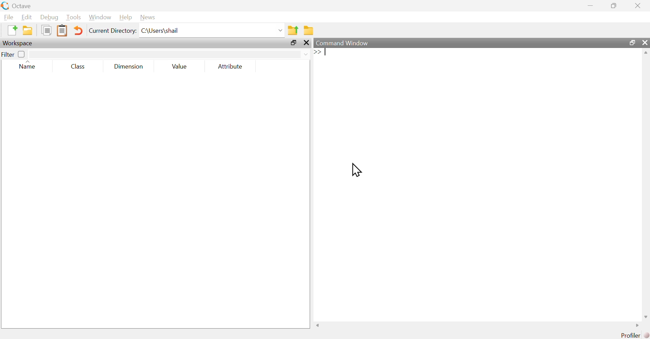  Describe the element at coordinates (638, 5) in the screenshot. I see `close` at that location.